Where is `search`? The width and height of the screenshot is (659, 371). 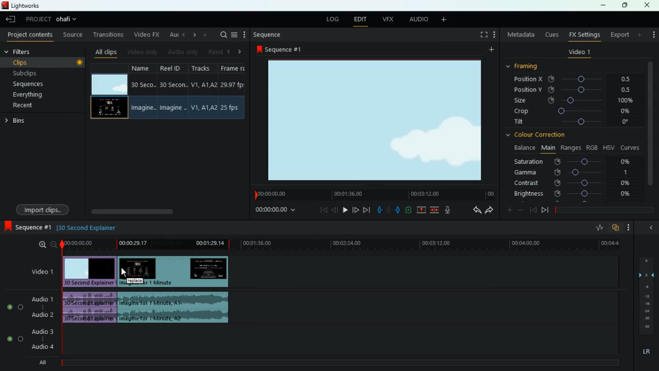
search is located at coordinates (222, 35).